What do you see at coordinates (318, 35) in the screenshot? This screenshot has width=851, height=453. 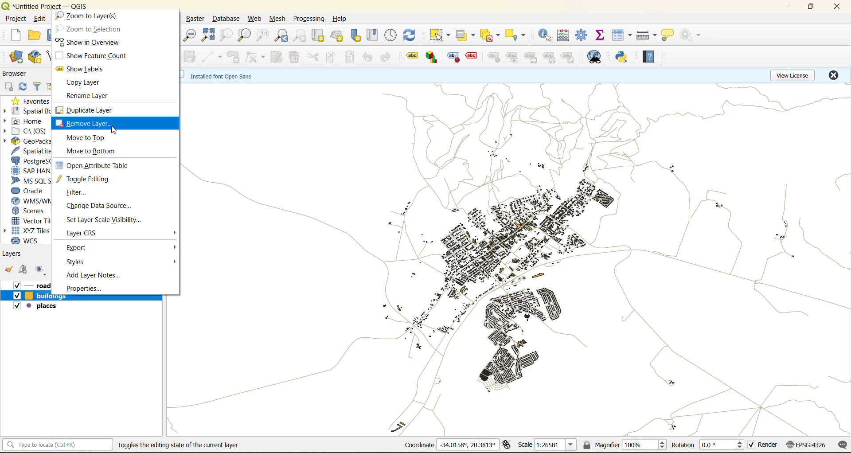 I see `new map view` at bounding box center [318, 35].